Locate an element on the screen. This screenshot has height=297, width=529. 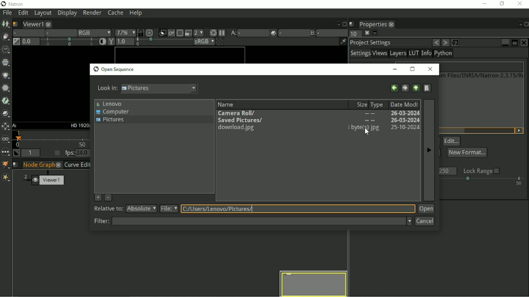
Viewer input A is located at coordinates (242, 33).